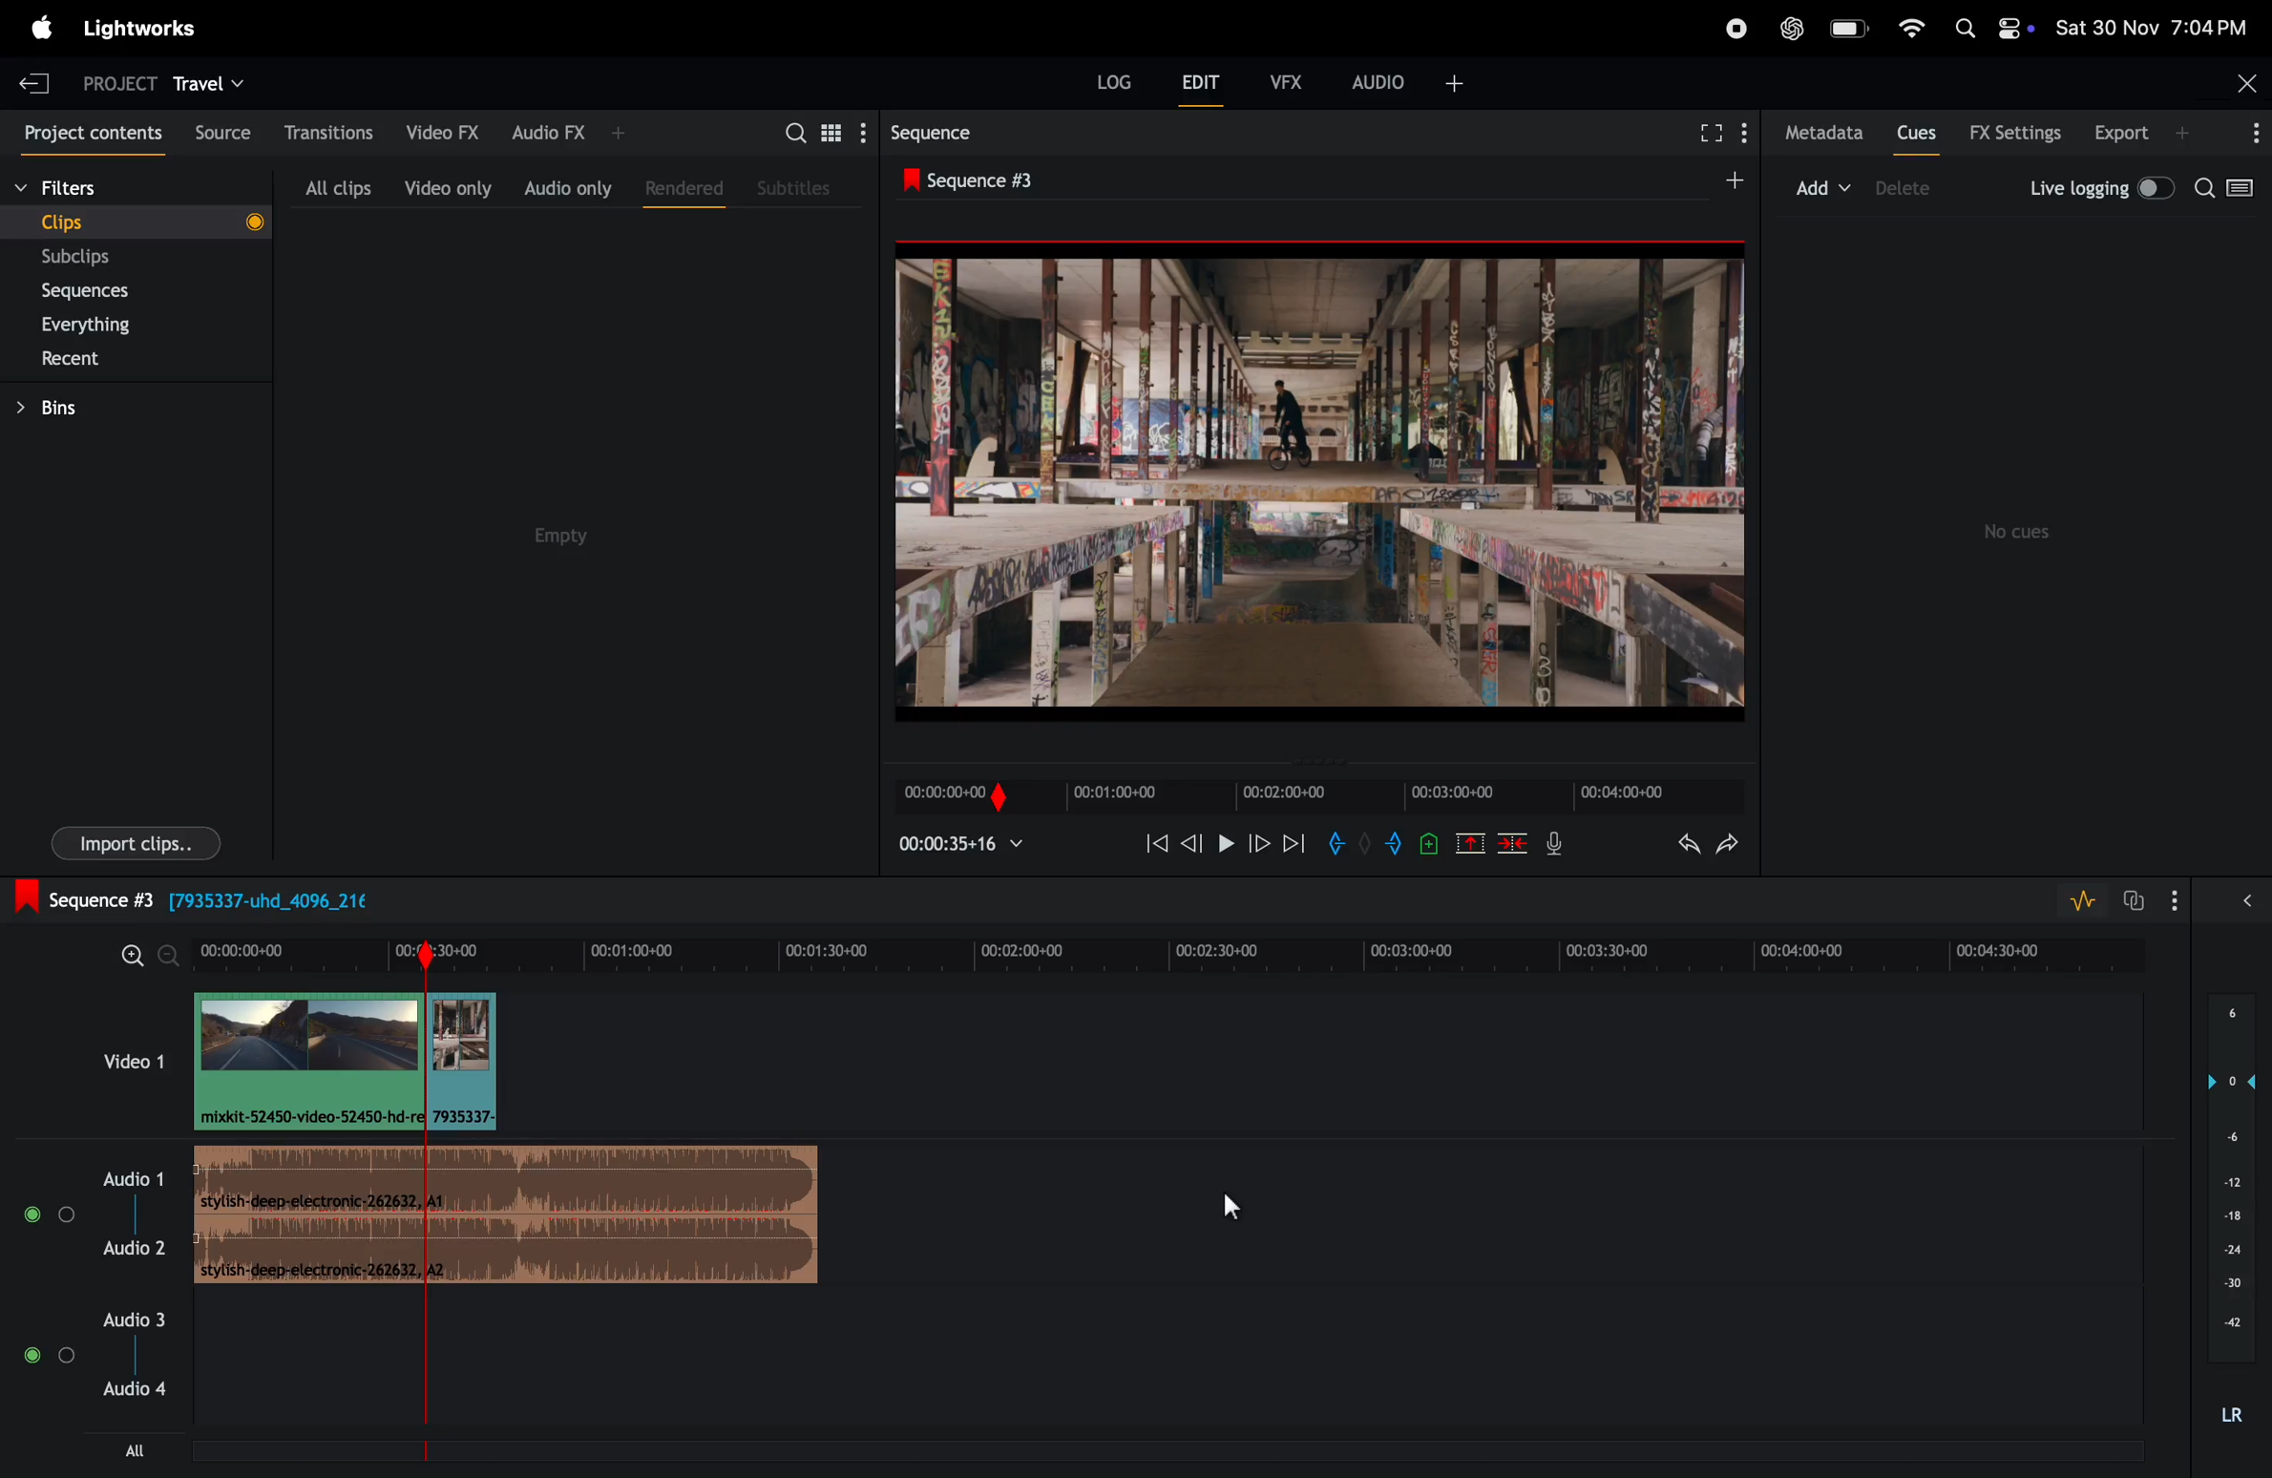 This screenshot has height=1478, width=2272. I want to click on exit, so click(34, 80).